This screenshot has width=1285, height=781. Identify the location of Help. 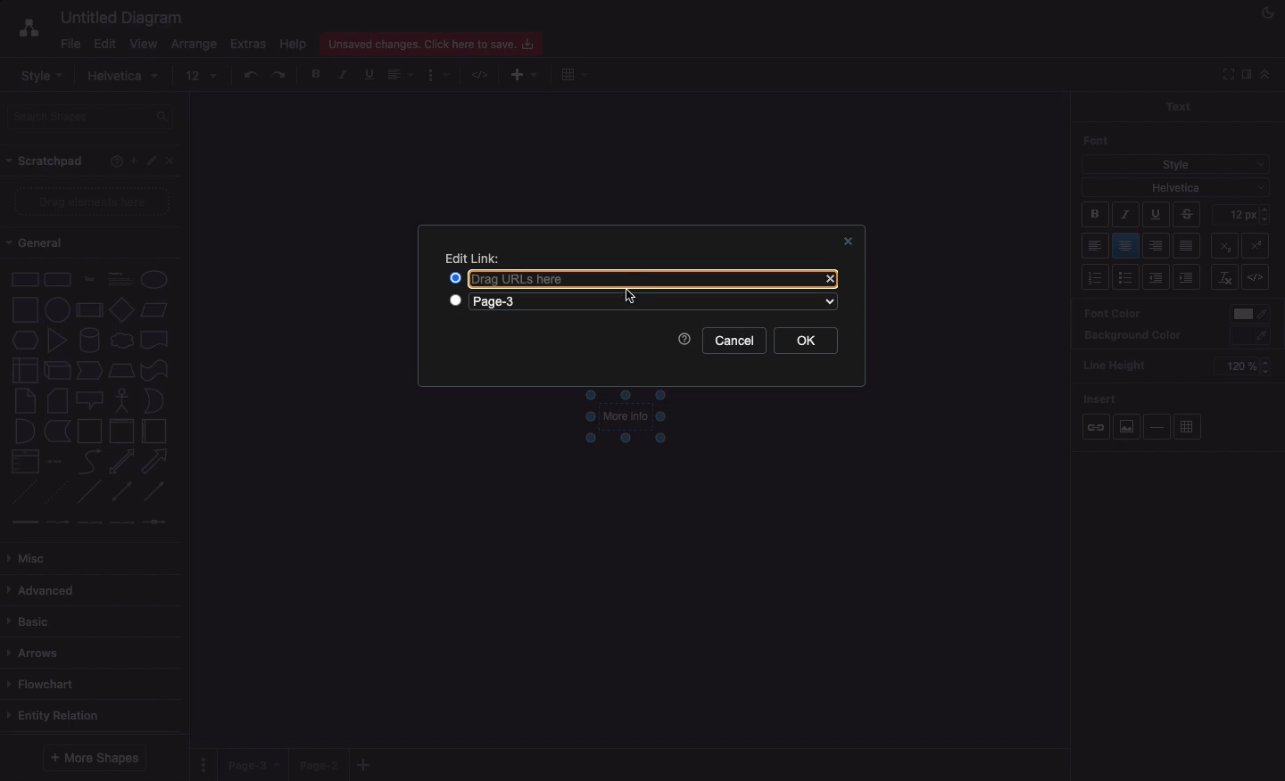
(292, 44).